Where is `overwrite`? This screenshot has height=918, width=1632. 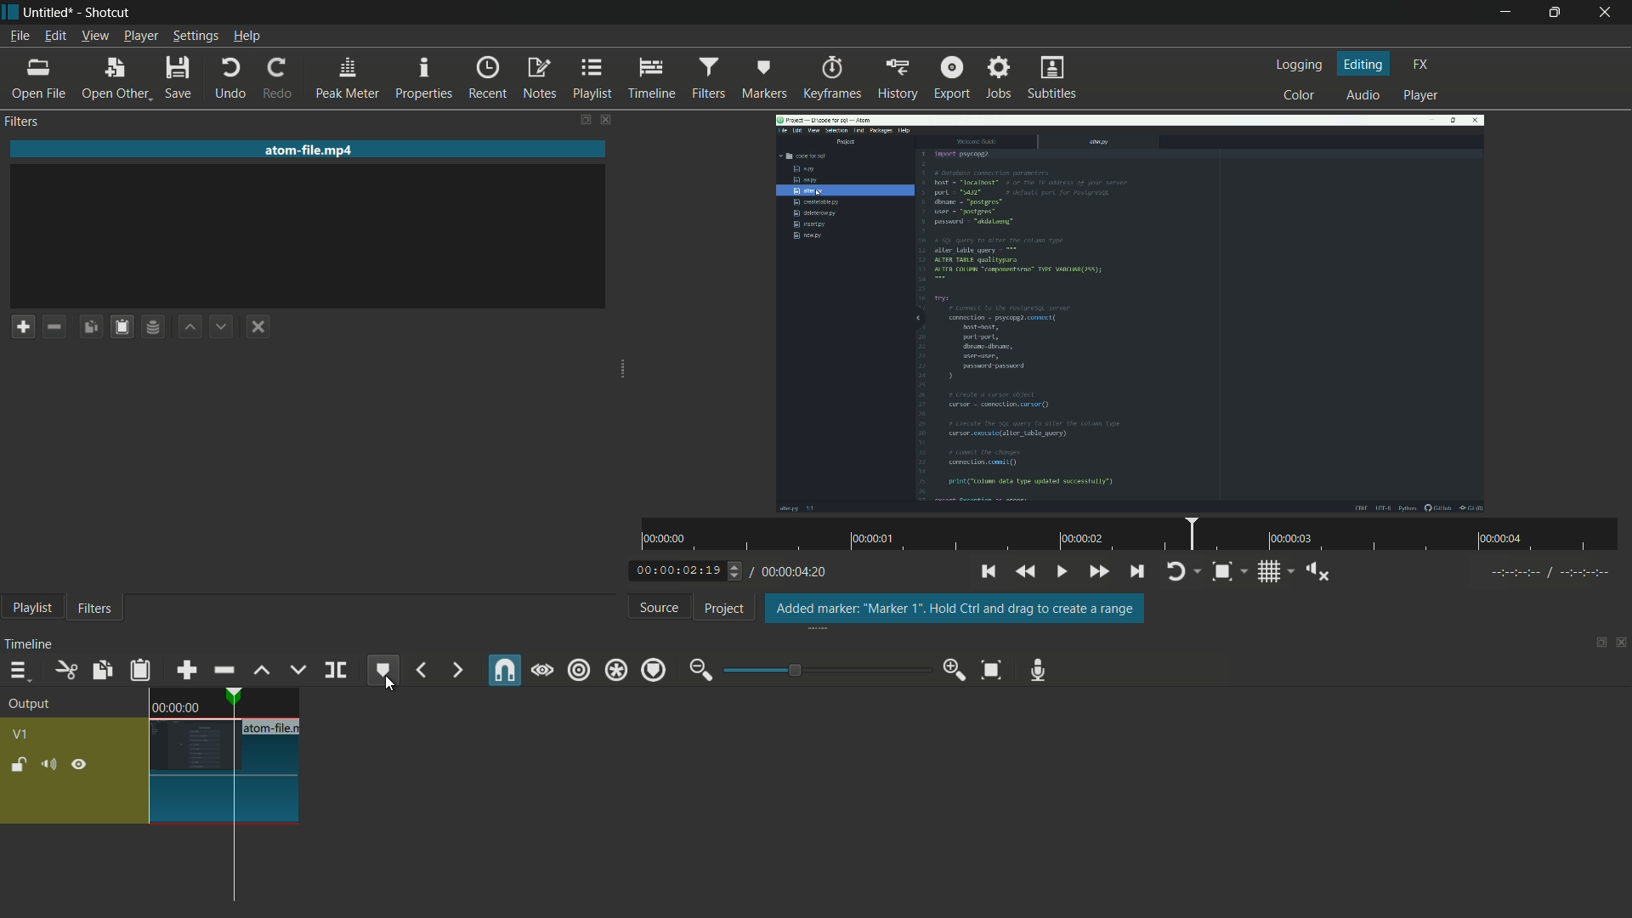 overwrite is located at coordinates (297, 671).